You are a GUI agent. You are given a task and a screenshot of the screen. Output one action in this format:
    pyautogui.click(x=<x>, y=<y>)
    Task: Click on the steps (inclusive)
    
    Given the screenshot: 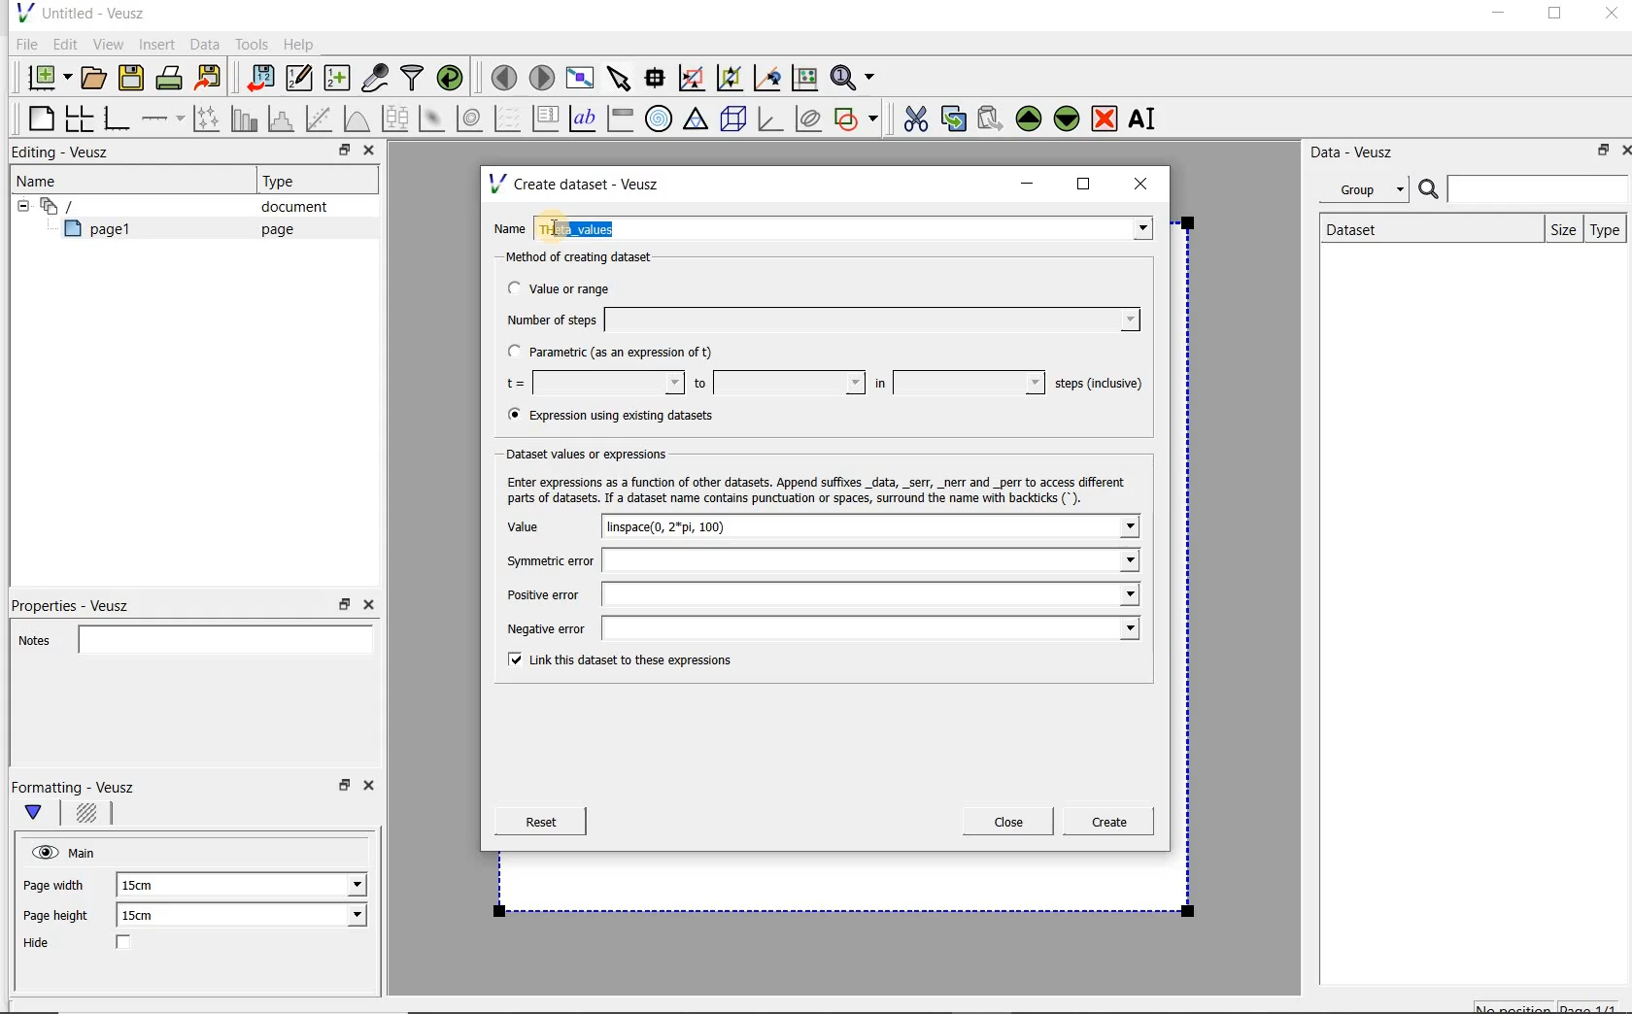 What is the action you would take?
    pyautogui.click(x=1100, y=385)
    